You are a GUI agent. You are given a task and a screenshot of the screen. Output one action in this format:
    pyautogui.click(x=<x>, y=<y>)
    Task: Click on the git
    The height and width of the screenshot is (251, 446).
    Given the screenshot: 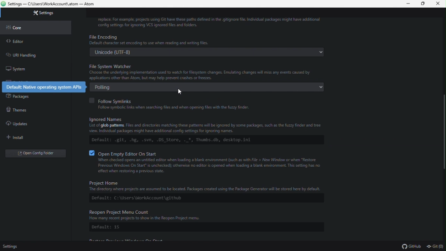 What is the action you would take?
    pyautogui.click(x=435, y=247)
    